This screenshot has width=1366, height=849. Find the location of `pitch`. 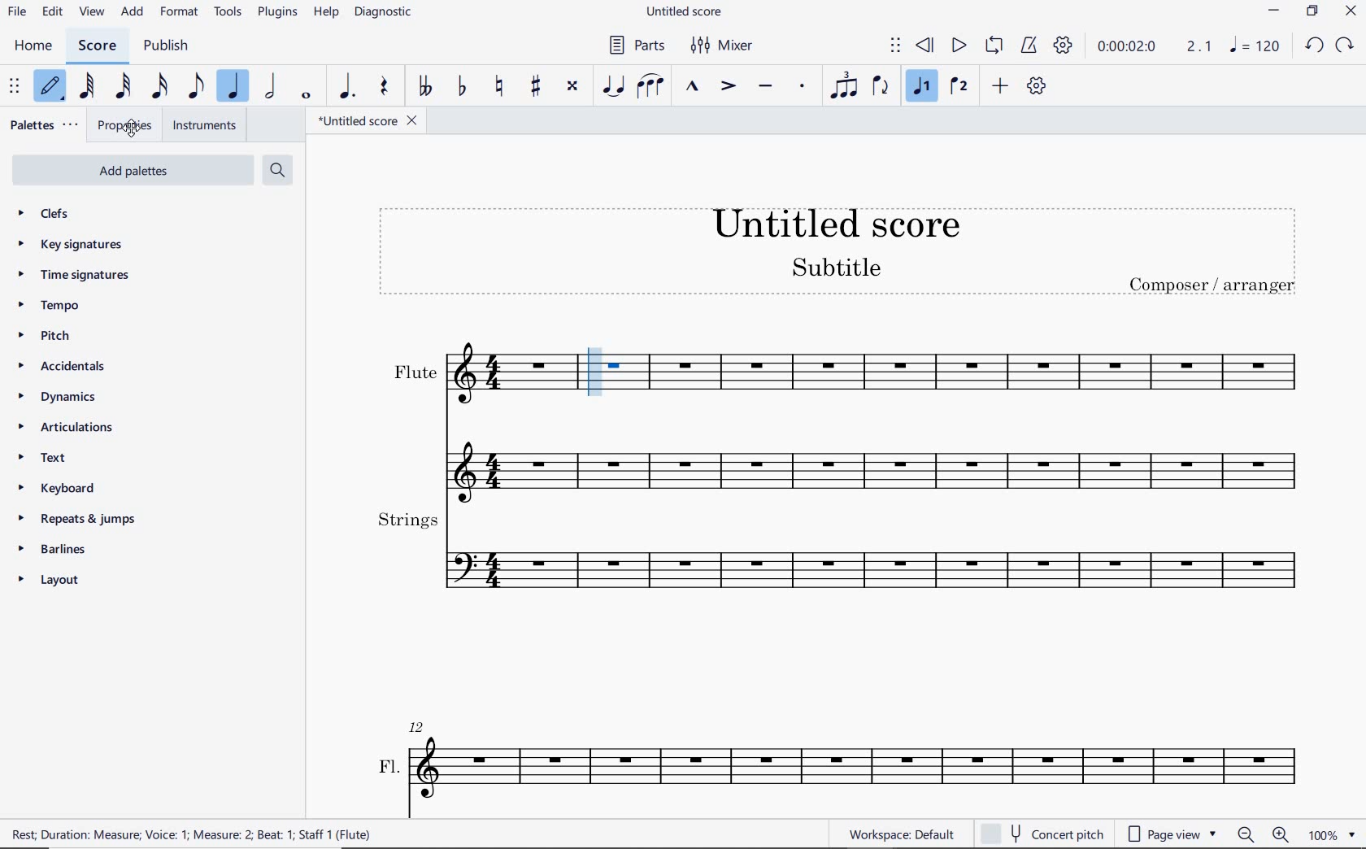

pitch is located at coordinates (45, 336).